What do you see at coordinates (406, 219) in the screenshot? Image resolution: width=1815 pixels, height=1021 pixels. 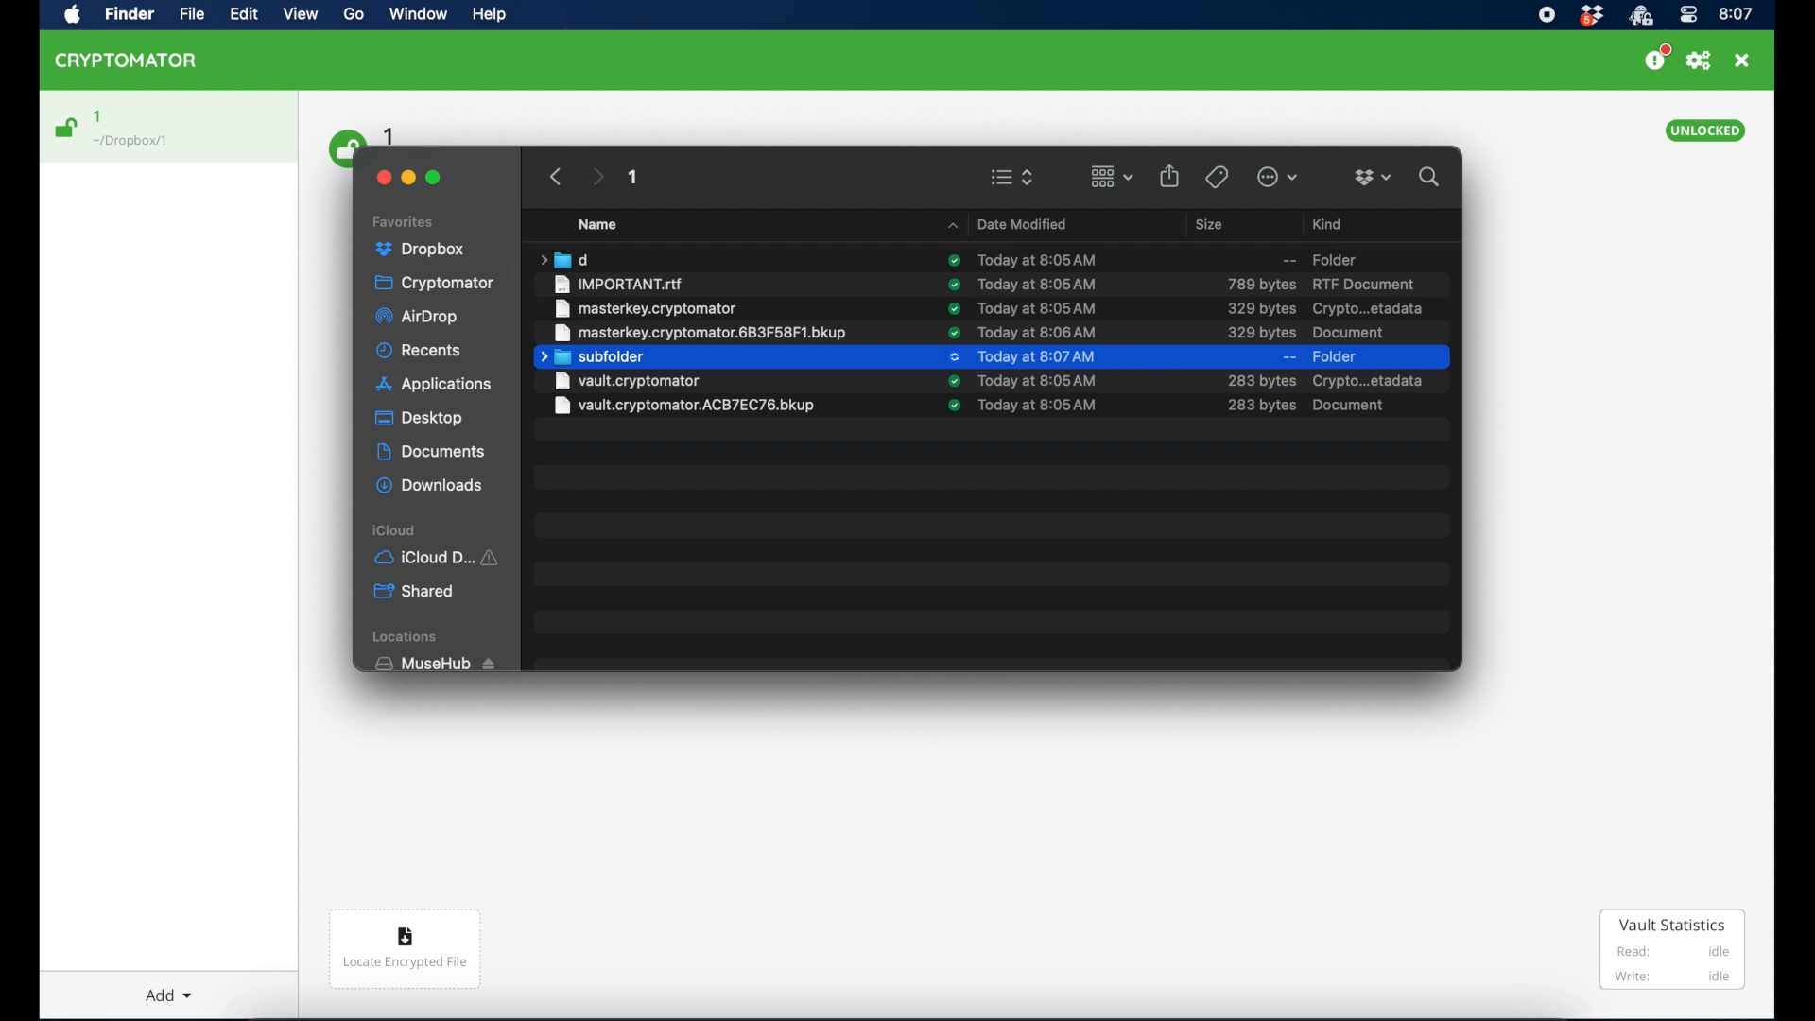 I see `favorites` at bounding box center [406, 219].